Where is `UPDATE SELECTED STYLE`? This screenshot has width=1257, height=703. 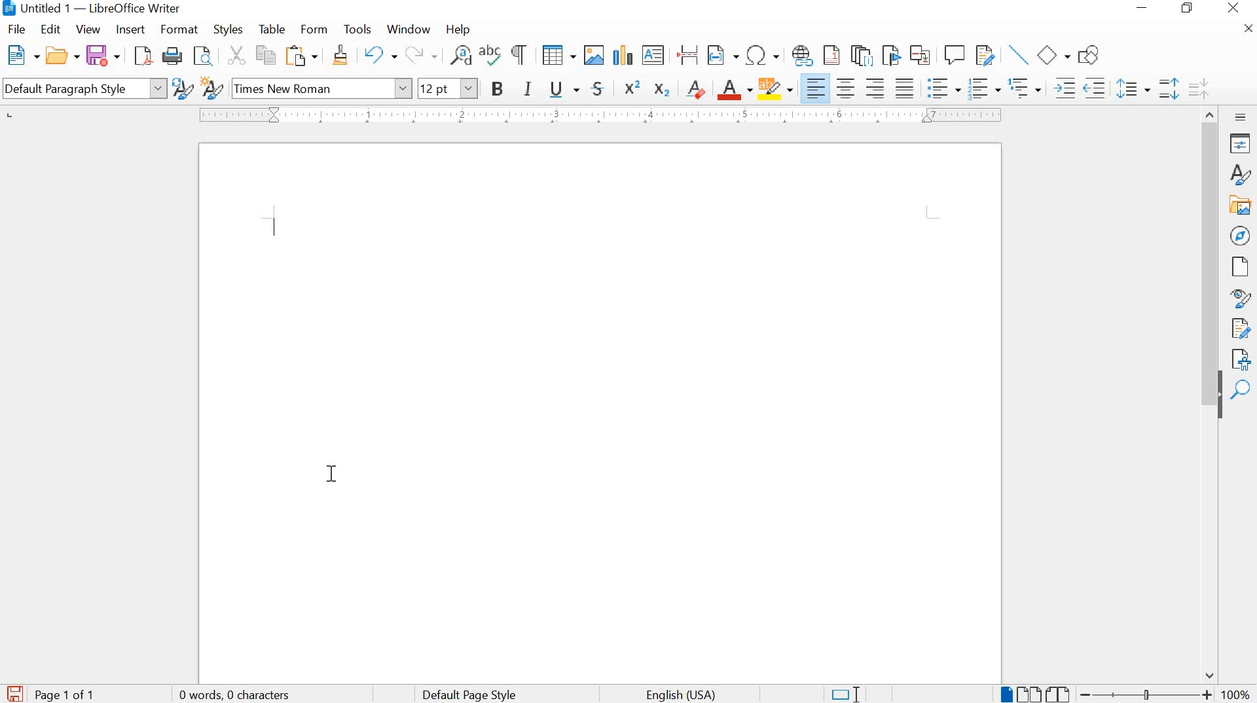
UPDATE SELECTED STYLE is located at coordinates (181, 88).